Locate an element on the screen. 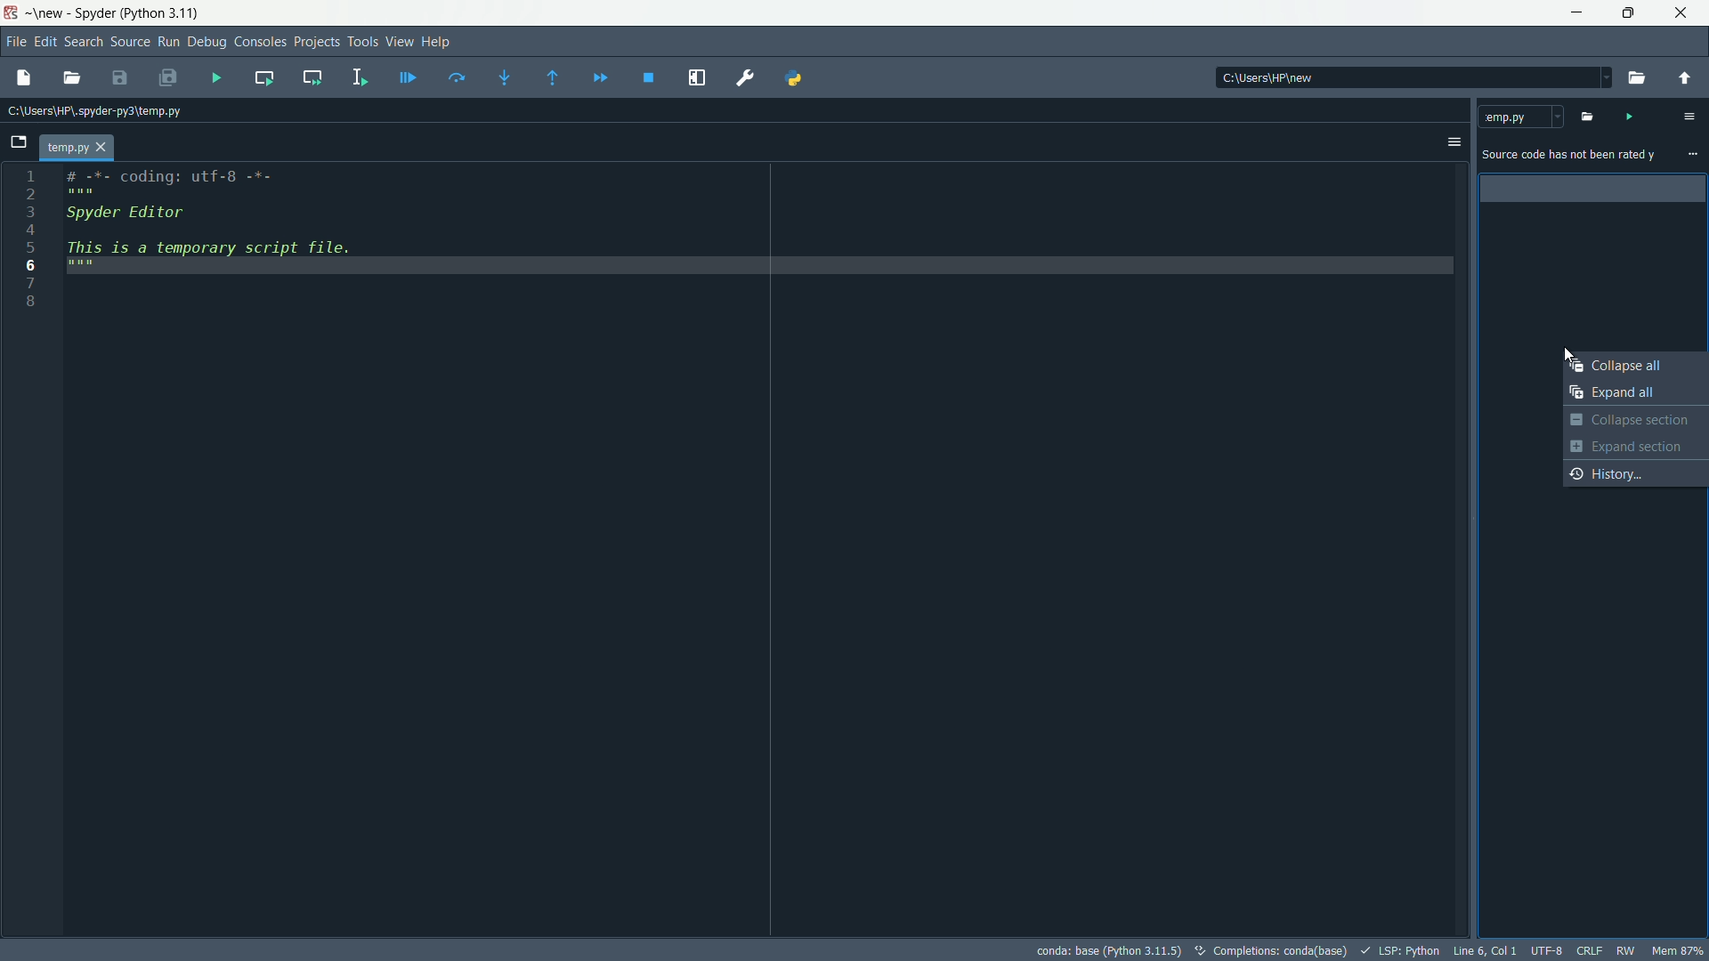 This screenshot has width=1709, height=961. # =-%=- Coding: uti-o -7- is located at coordinates (165, 182).